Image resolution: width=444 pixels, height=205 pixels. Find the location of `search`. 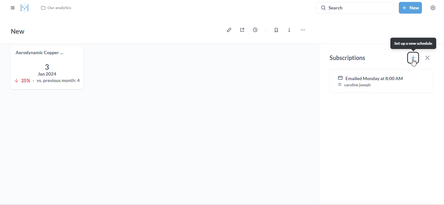

search is located at coordinates (355, 7).